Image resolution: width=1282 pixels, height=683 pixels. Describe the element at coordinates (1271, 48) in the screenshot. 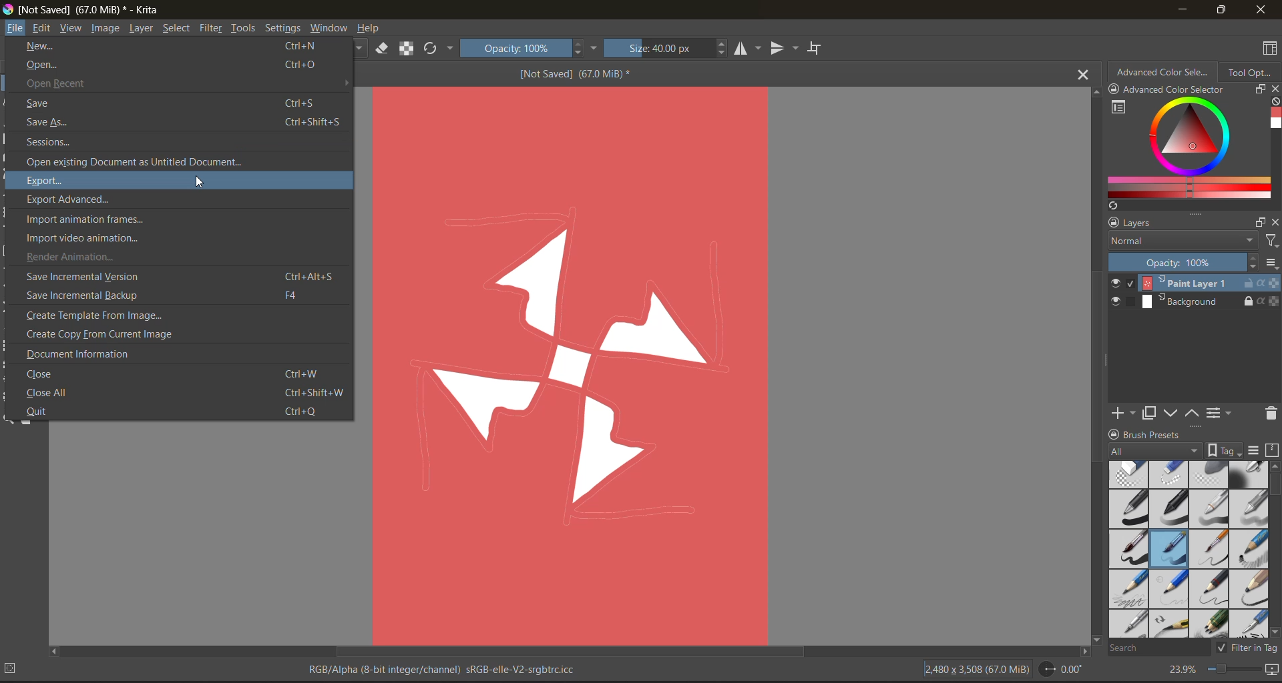

I see `choose workspace` at that location.